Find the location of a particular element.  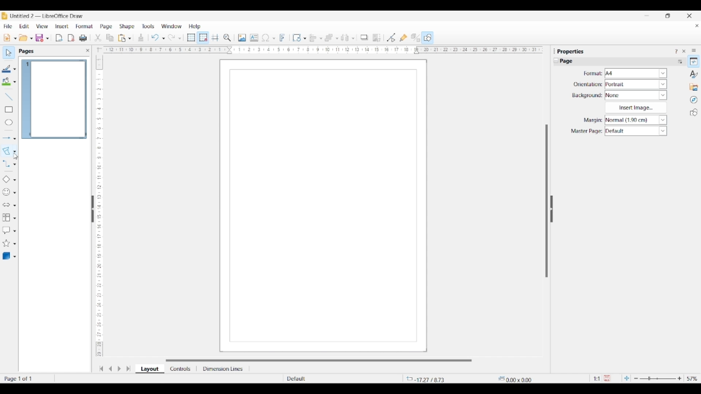

Selected new document is located at coordinates (6, 38).